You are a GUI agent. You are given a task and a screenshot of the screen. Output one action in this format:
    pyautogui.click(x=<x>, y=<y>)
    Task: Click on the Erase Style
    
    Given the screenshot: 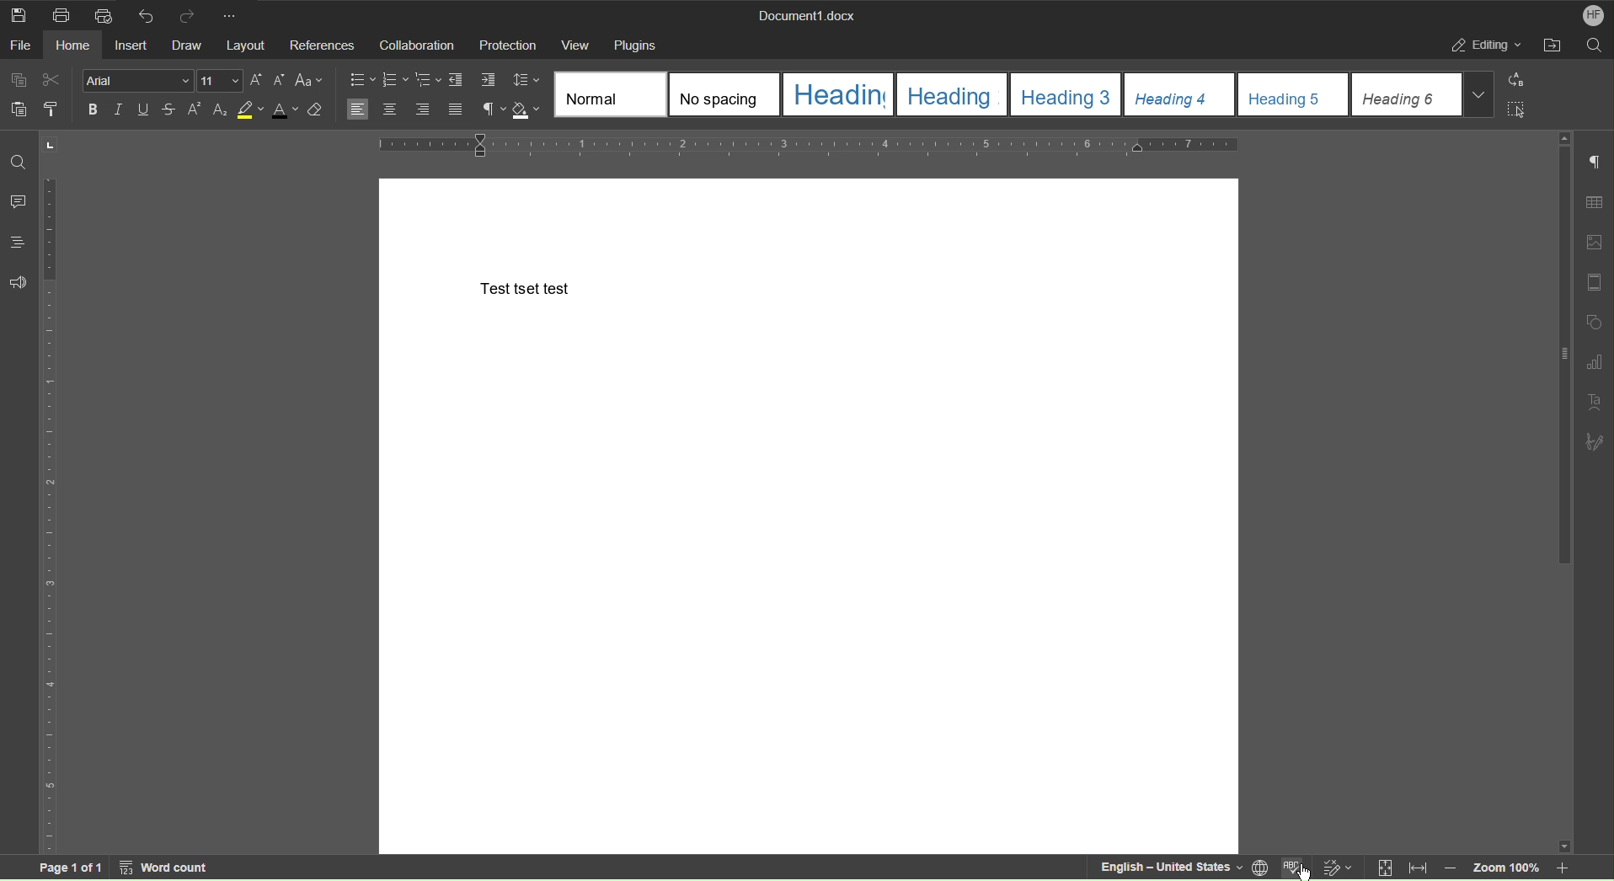 What is the action you would take?
    pyautogui.click(x=316, y=112)
    